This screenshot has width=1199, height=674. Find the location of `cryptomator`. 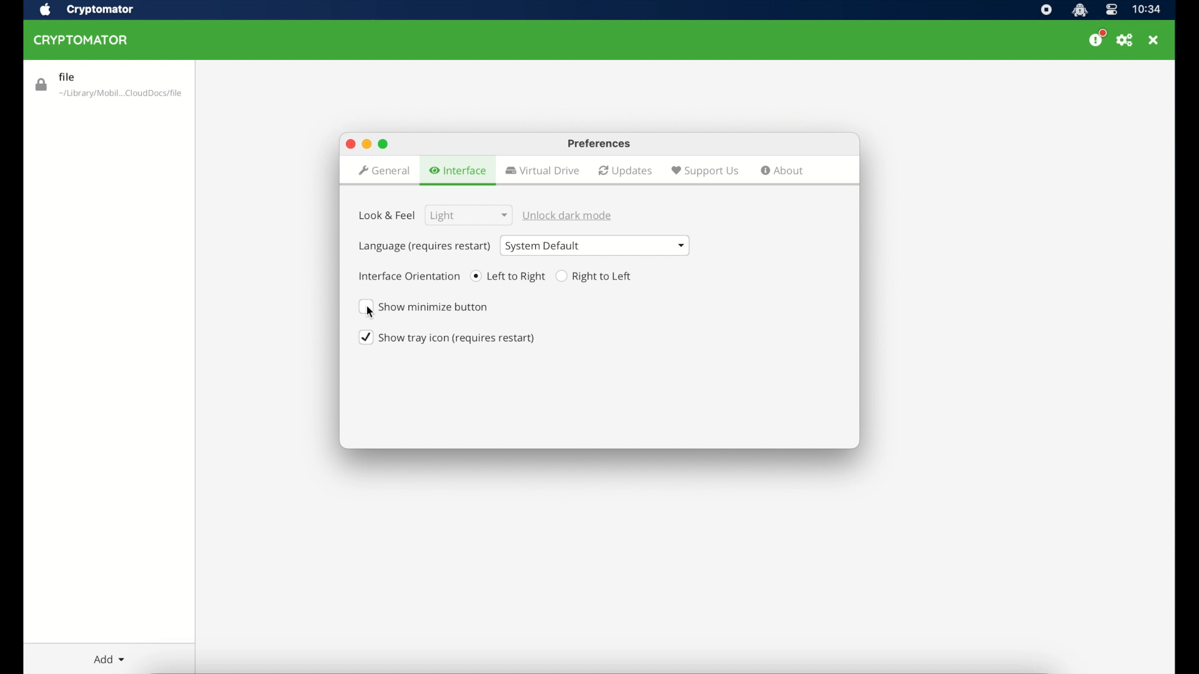

cryptomator is located at coordinates (81, 40).